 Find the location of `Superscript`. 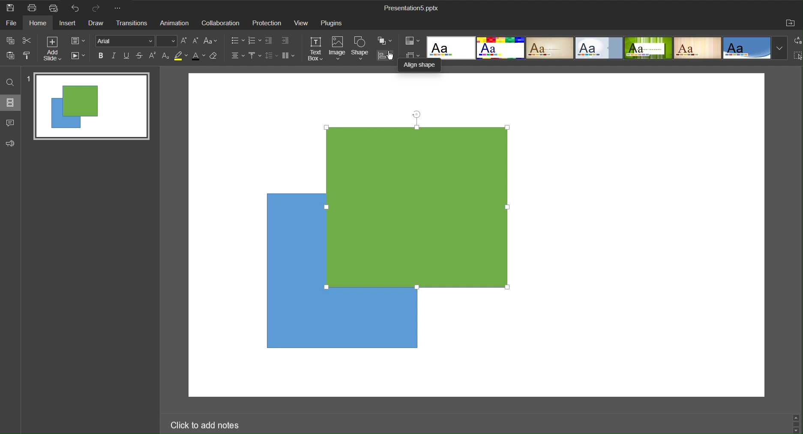

Superscript is located at coordinates (152, 57).